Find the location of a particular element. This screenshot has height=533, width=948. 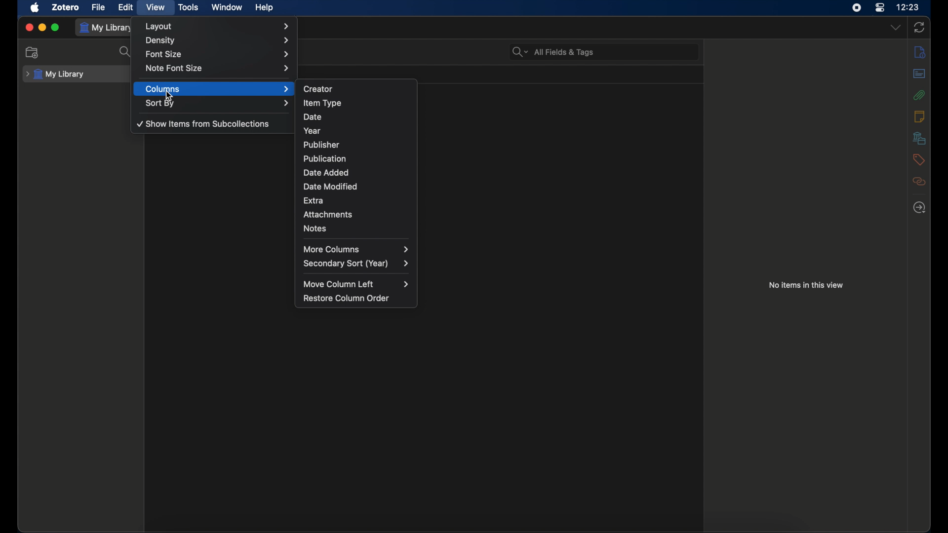

minimize is located at coordinates (42, 27).